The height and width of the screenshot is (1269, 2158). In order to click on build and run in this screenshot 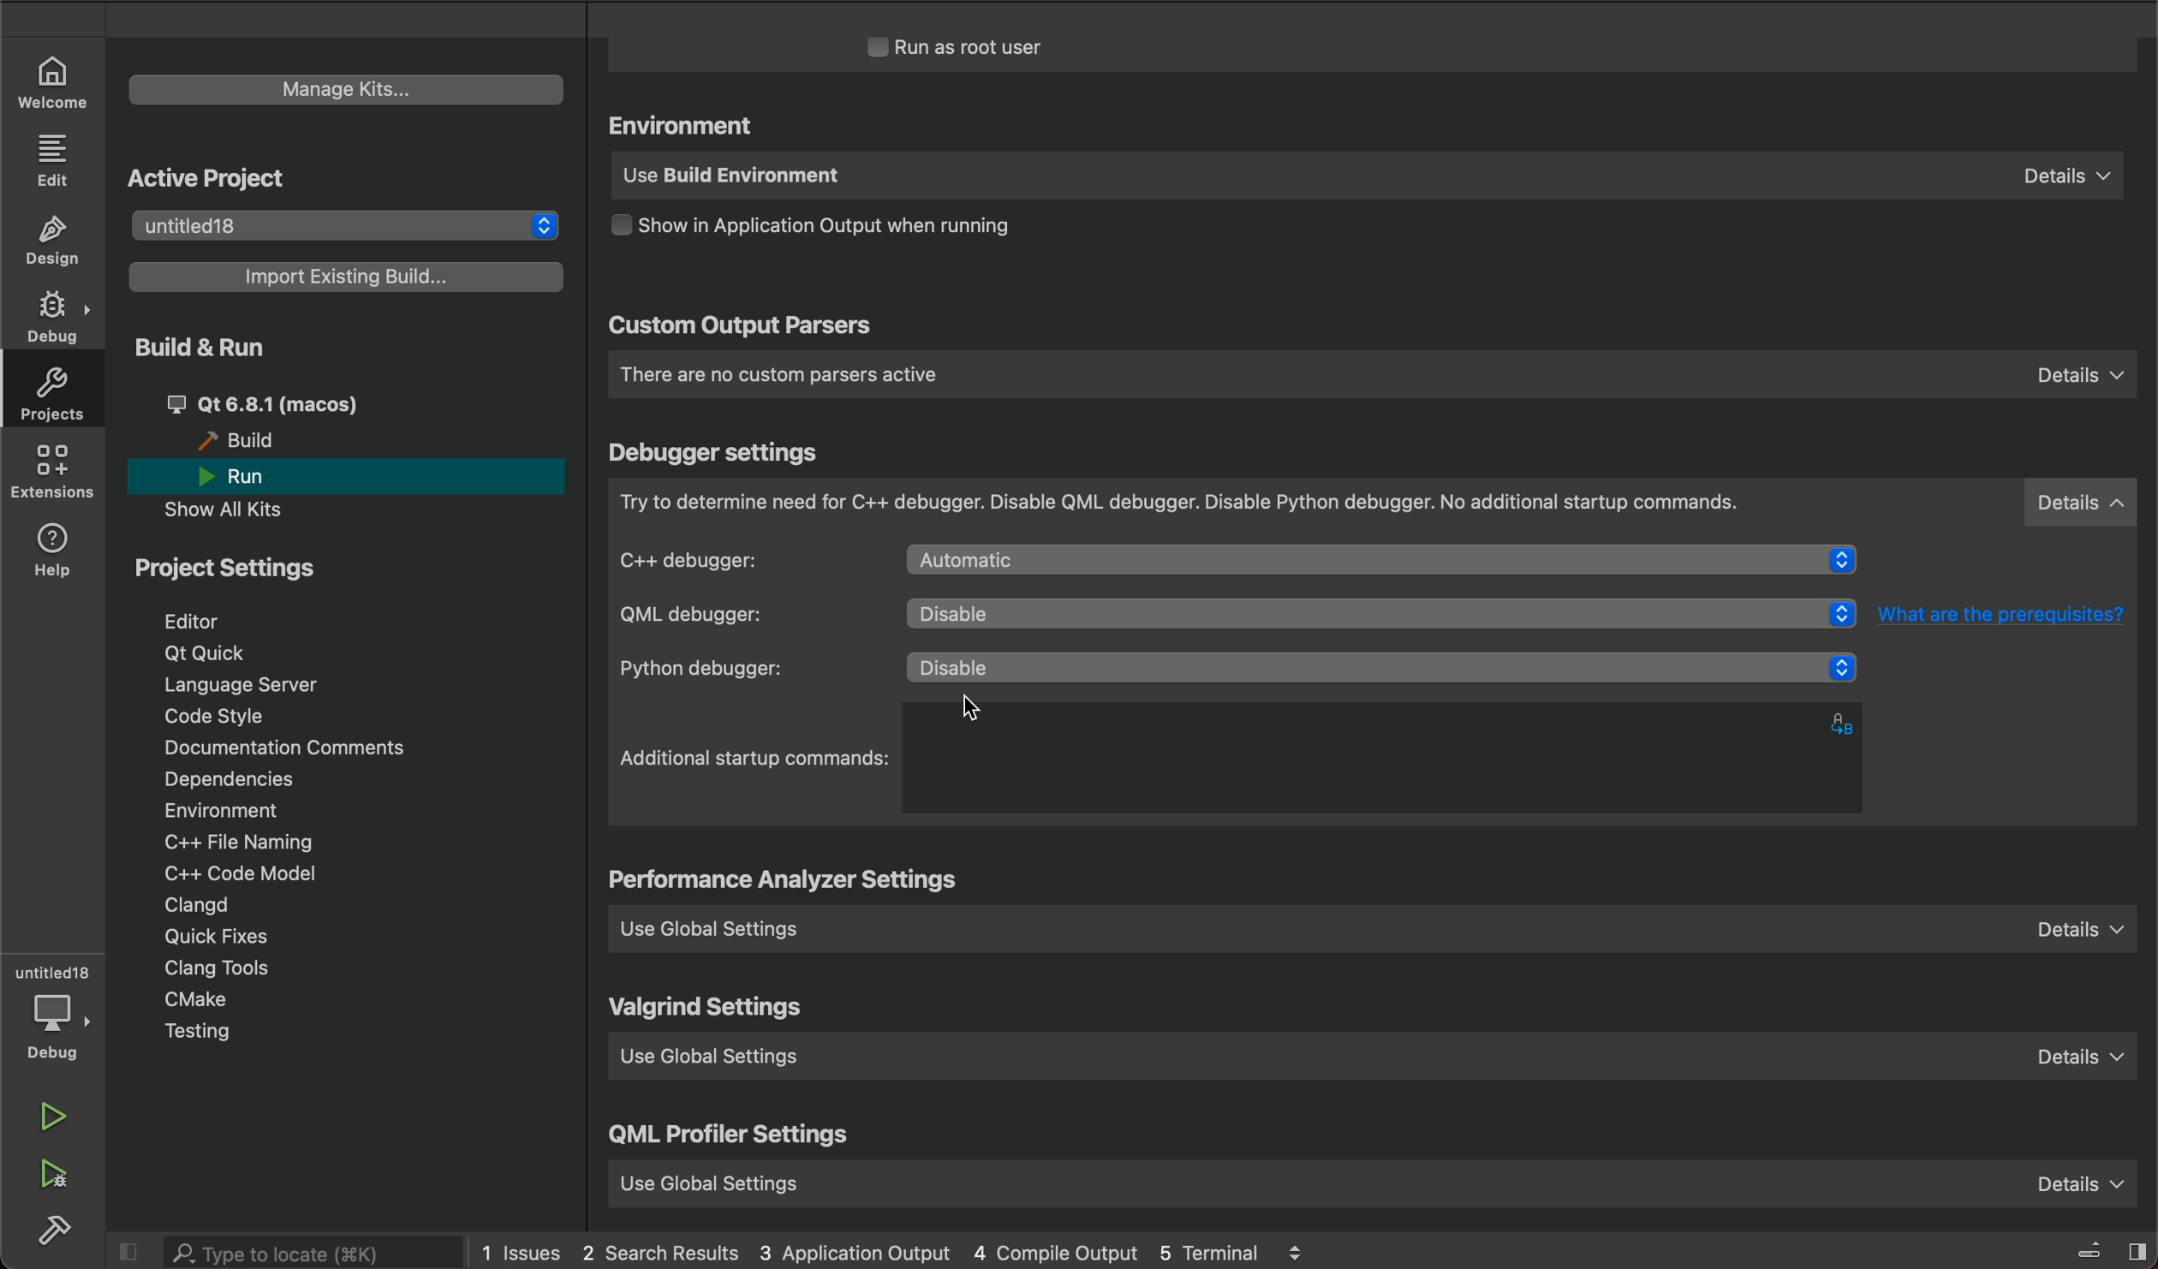, I will do `click(196, 346)`.